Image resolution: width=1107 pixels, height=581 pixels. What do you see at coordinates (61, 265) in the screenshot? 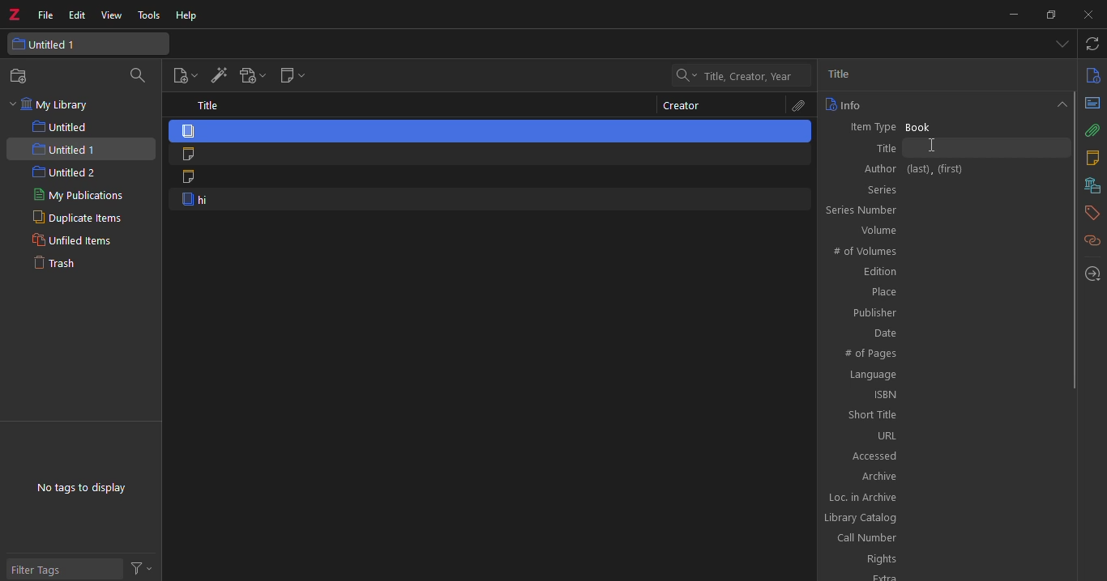
I see `trash` at bounding box center [61, 265].